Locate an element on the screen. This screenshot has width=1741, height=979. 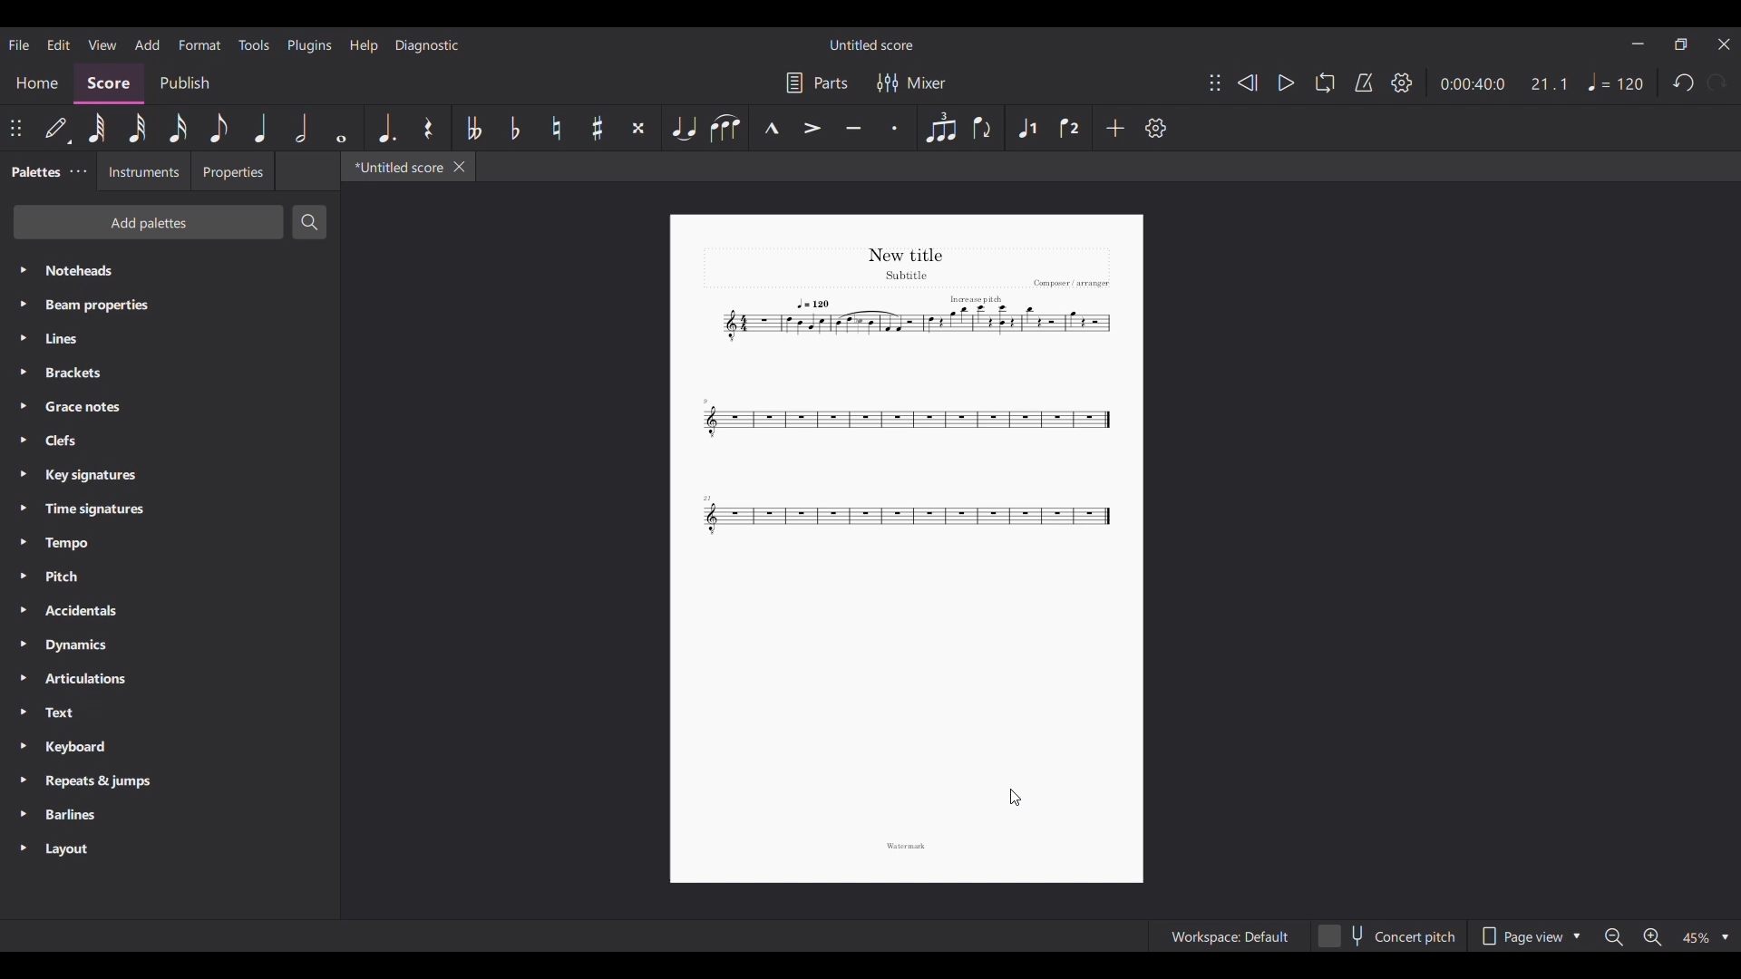
Tuplet is located at coordinates (940, 128).